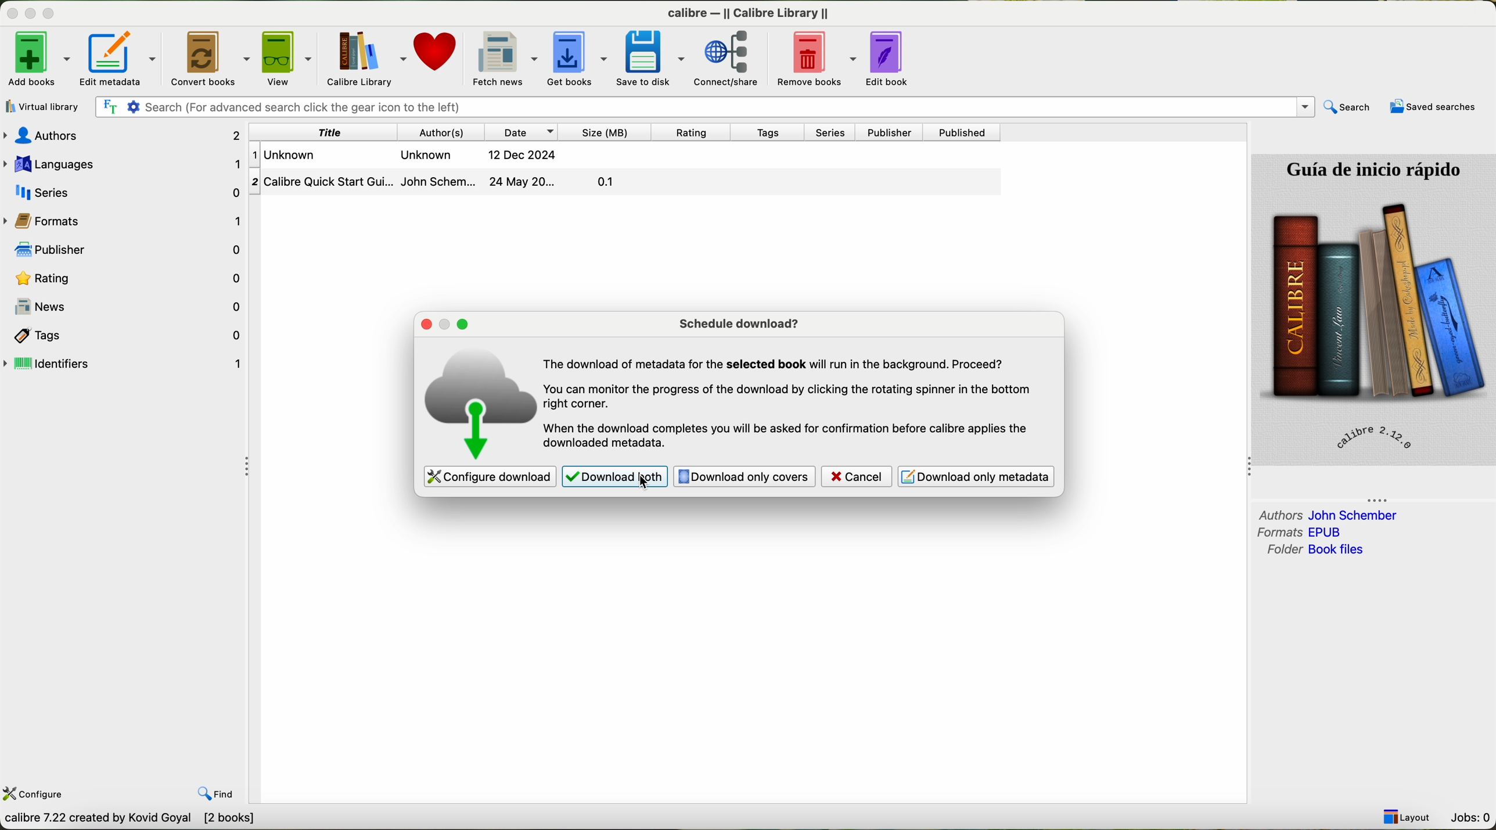  Describe the element at coordinates (653, 58) in the screenshot. I see `save to disk` at that location.